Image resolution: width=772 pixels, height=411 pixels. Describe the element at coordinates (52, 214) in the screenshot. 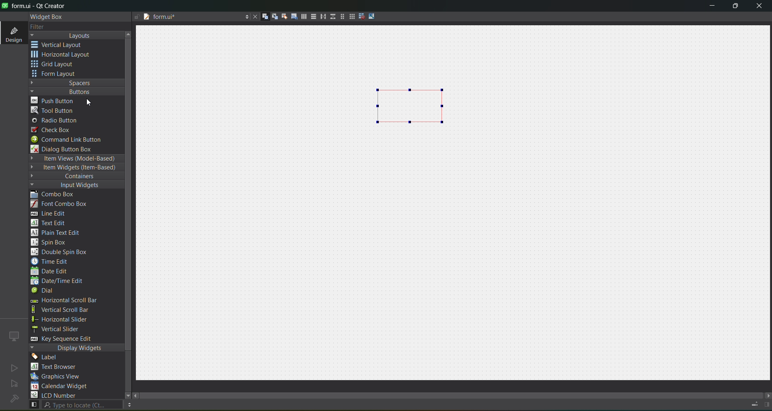

I see `line edit ` at that location.